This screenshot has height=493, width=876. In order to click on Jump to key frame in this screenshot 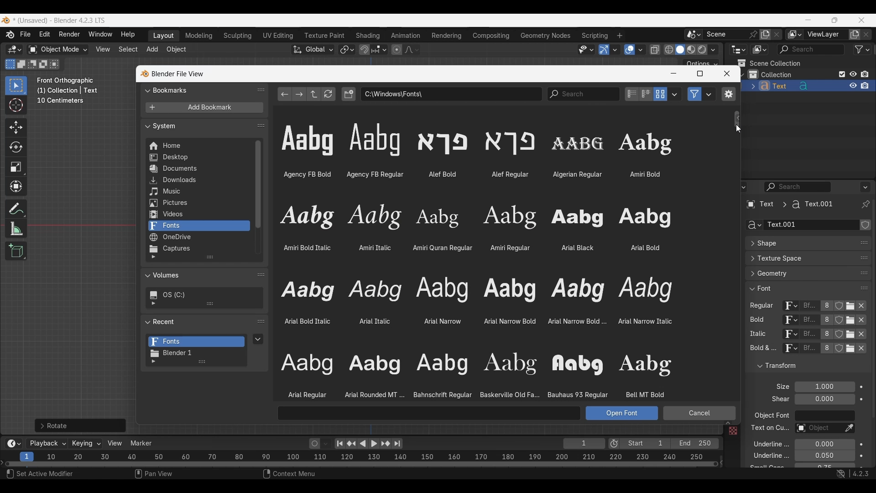, I will do `click(386, 444)`.